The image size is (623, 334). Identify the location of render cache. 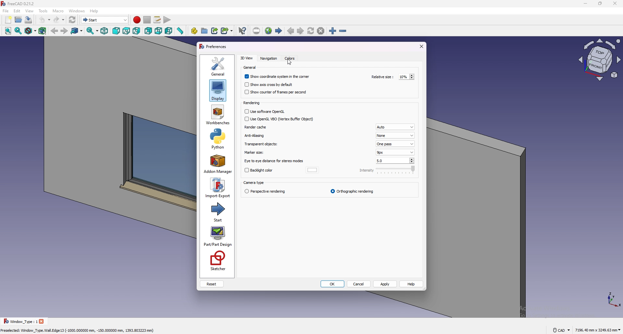
(257, 127).